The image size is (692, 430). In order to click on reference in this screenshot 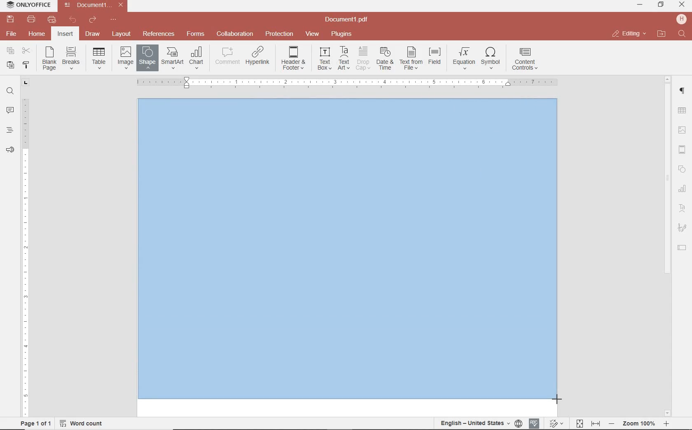, I will do `click(158, 34)`.